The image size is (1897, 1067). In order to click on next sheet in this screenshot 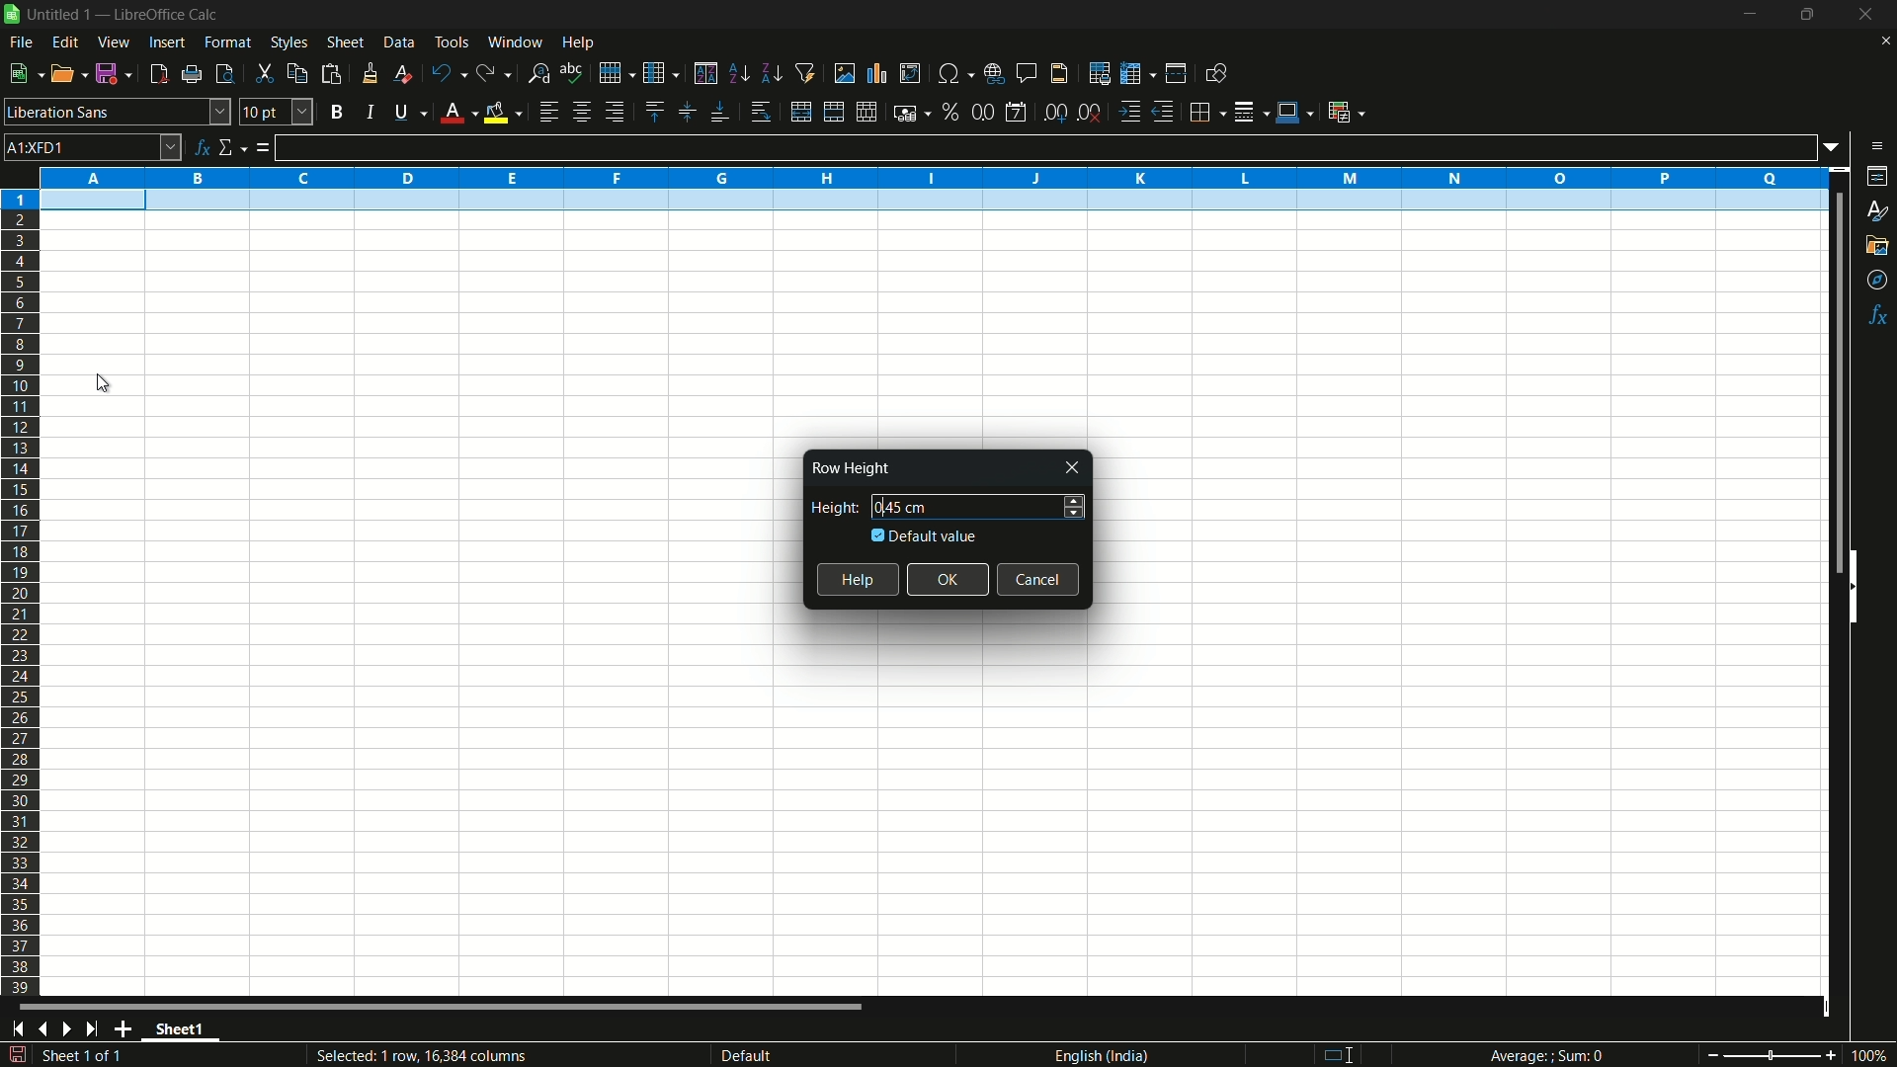, I will do `click(71, 1028)`.